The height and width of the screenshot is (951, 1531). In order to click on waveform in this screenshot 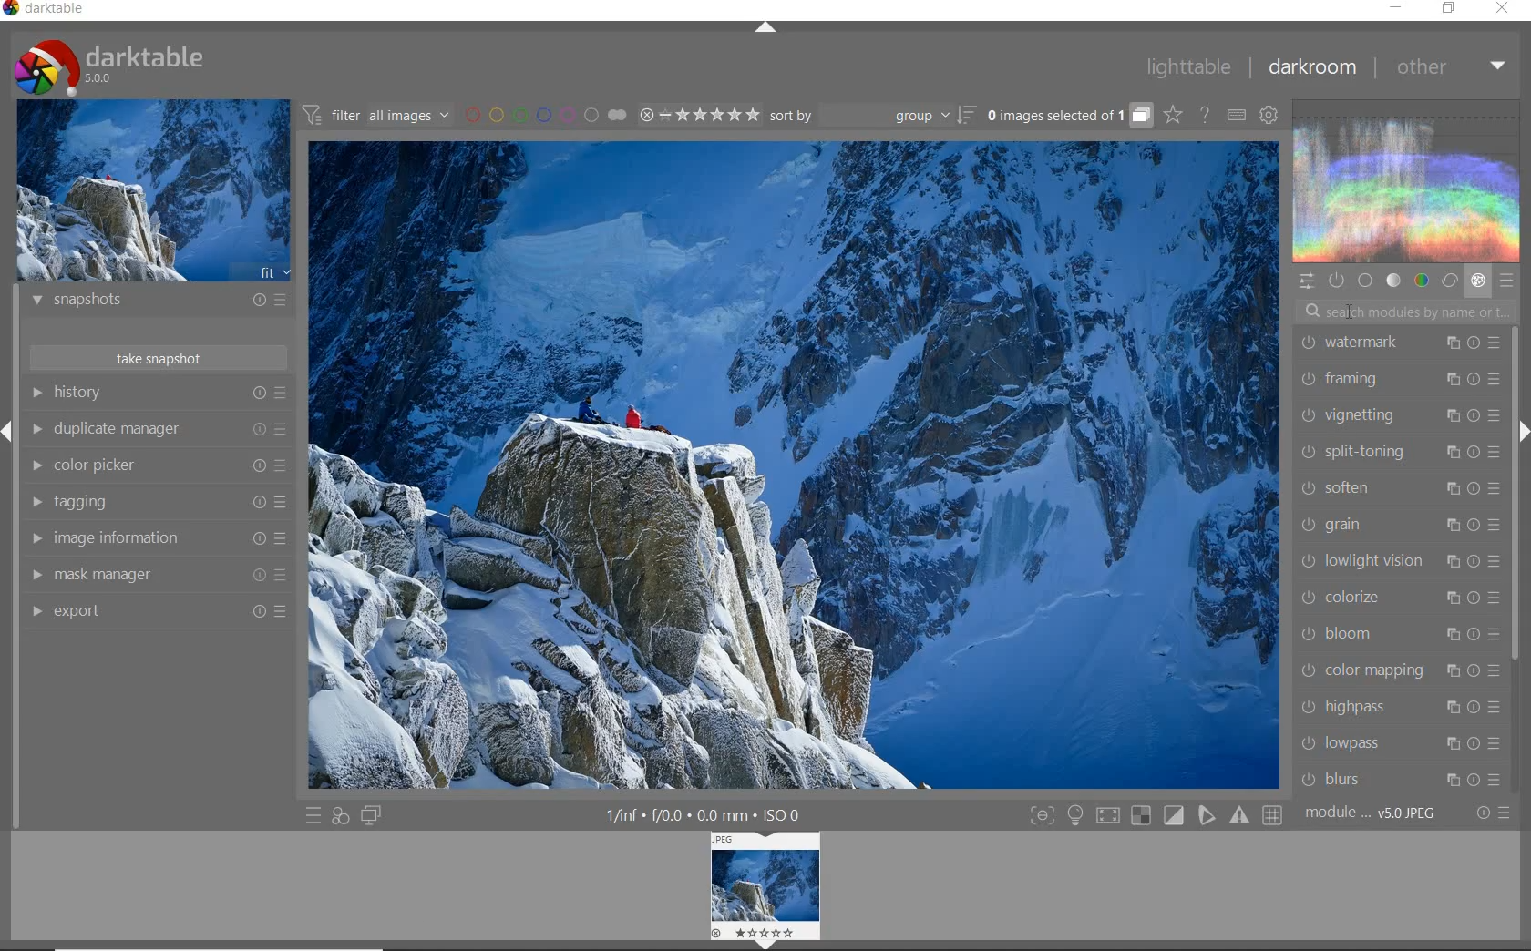, I will do `click(1408, 179)`.